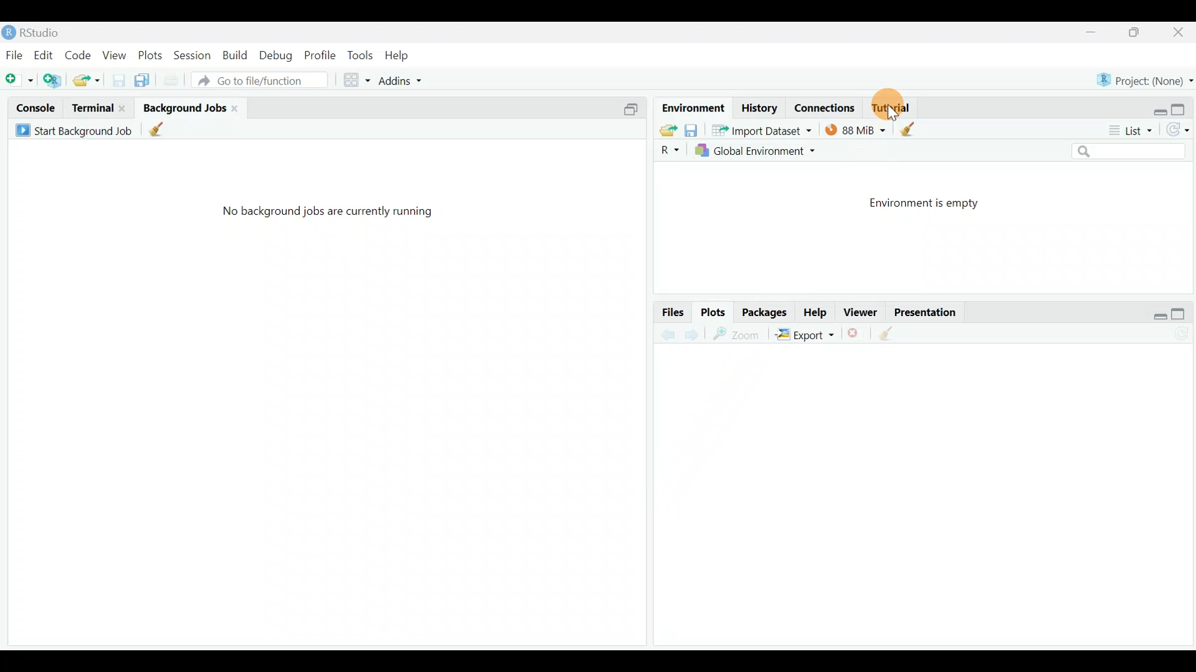 This screenshot has height=672, width=1196. I want to click on Tools, so click(360, 54).